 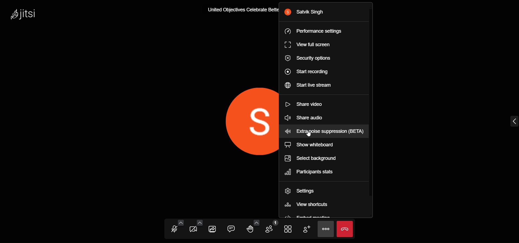 What do you see at coordinates (247, 118) in the screenshot?
I see `display picture` at bounding box center [247, 118].